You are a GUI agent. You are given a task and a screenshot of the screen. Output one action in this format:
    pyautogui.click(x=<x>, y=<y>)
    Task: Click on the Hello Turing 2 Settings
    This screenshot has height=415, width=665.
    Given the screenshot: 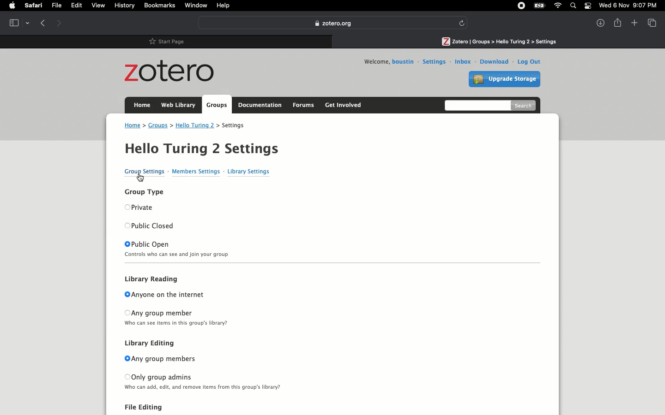 What is the action you would take?
    pyautogui.click(x=201, y=148)
    